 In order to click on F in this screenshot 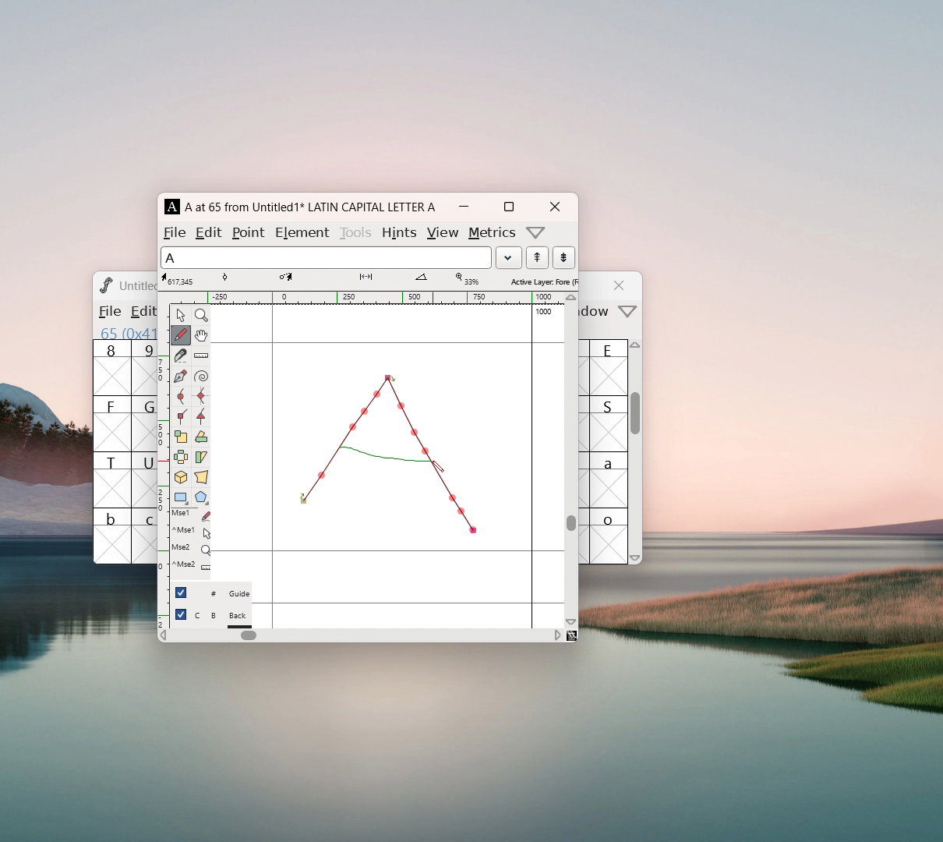, I will do `click(112, 423)`.